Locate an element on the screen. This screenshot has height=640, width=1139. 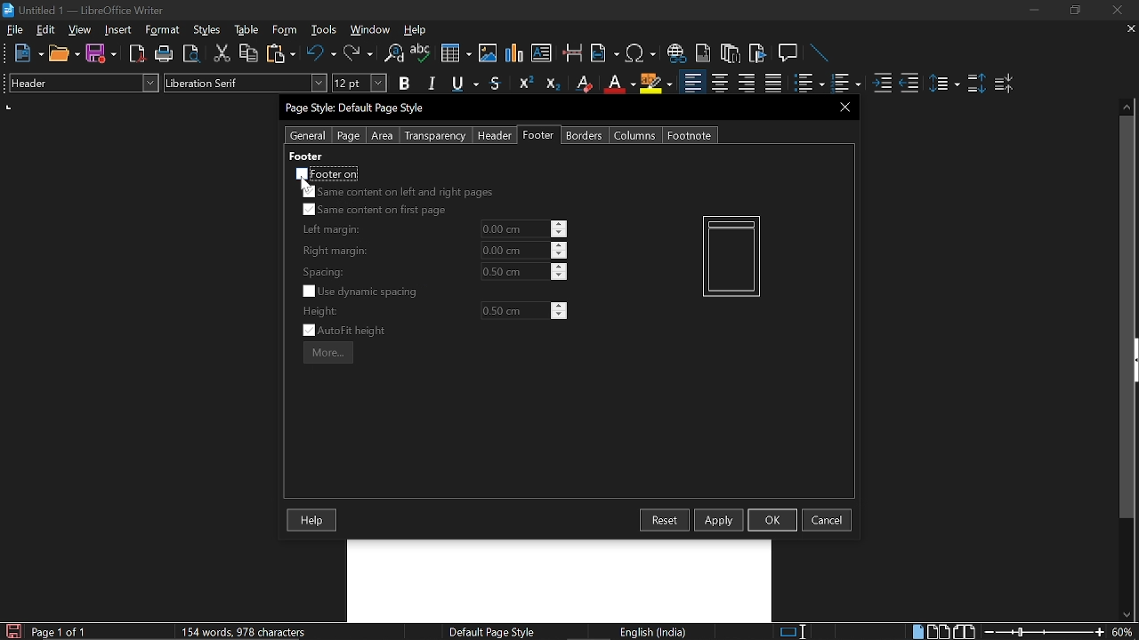
Insert is located at coordinates (122, 29).